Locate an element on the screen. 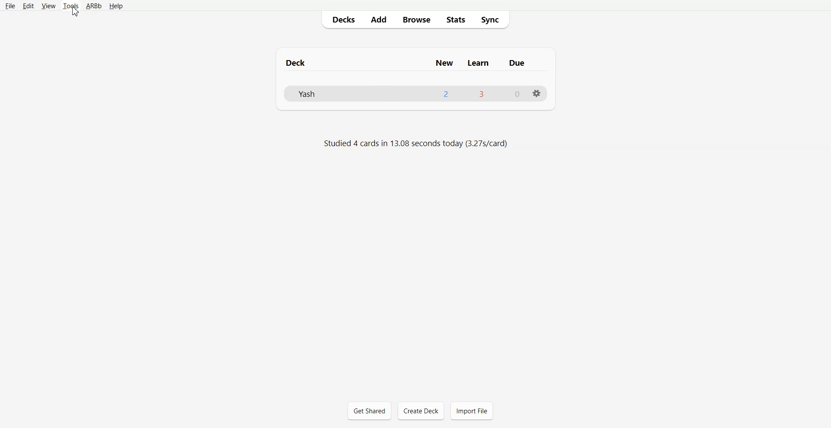 The width and height of the screenshot is (831, 428). Decks is located at coordinates (341, 19).